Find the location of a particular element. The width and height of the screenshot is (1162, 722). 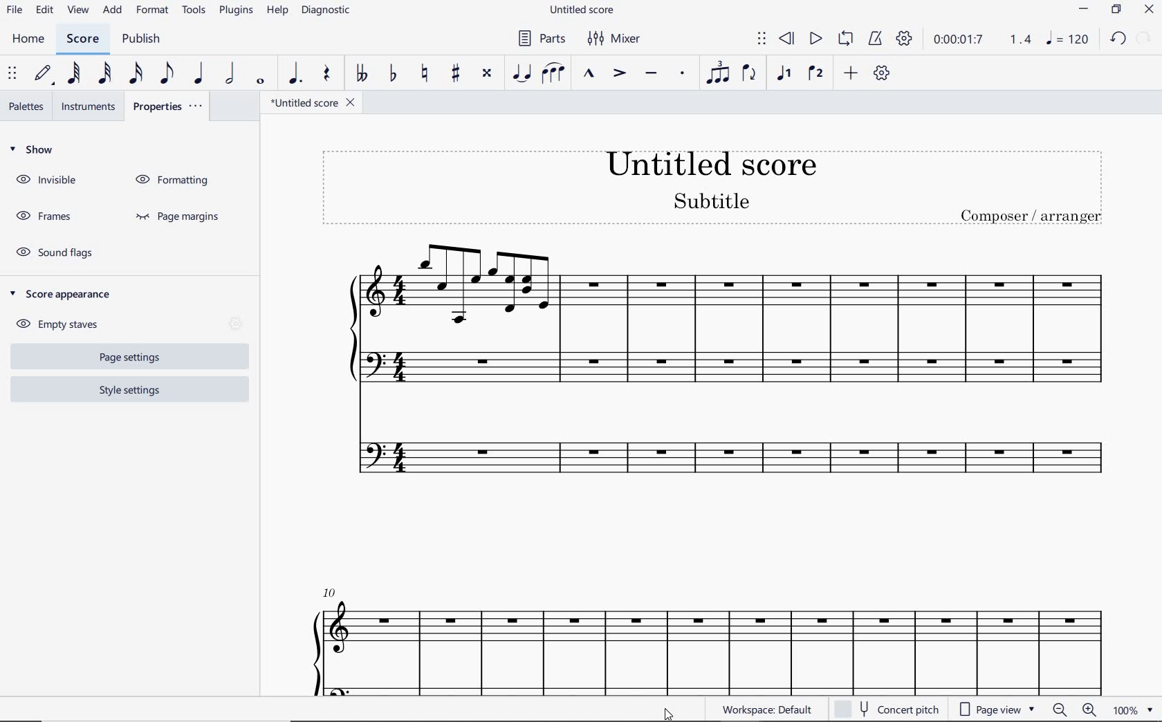

PLAY TIME is located at coordinates (980, 39).